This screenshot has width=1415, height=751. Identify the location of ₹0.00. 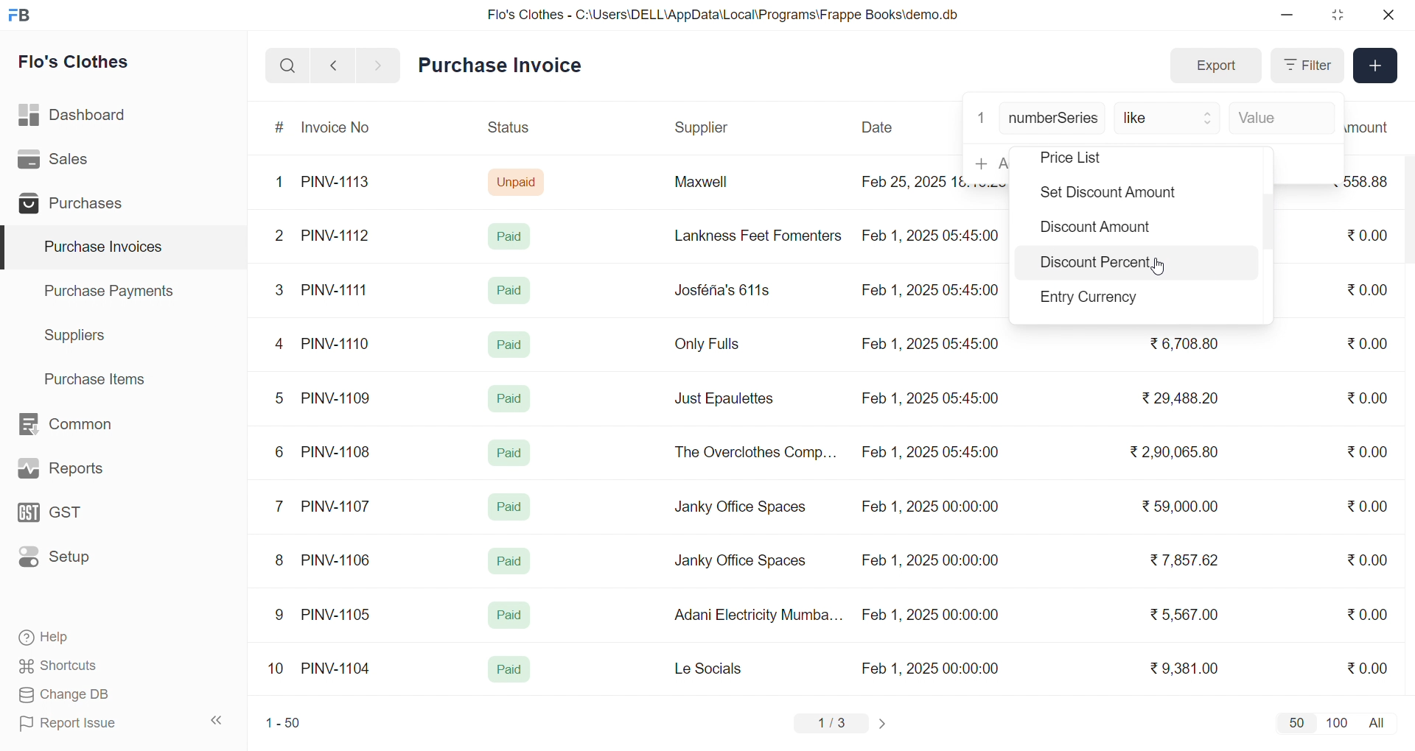
(1359, 398).